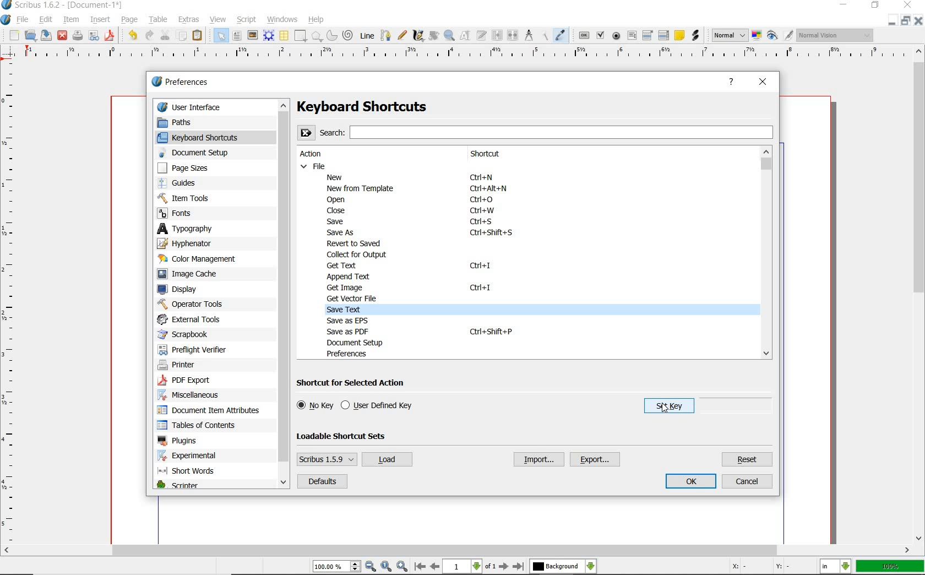  I want to click on item, so click(70, 19).